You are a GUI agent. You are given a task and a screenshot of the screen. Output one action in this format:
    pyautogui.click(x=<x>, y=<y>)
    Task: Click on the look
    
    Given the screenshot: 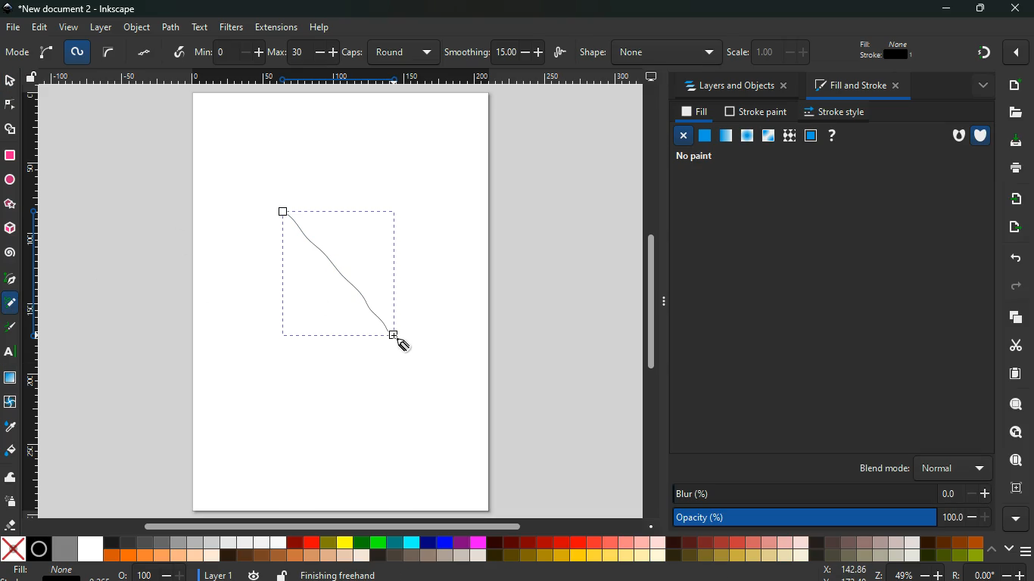 What is the action you would take?
    pyautogui.click(x=1015, y=432)
    